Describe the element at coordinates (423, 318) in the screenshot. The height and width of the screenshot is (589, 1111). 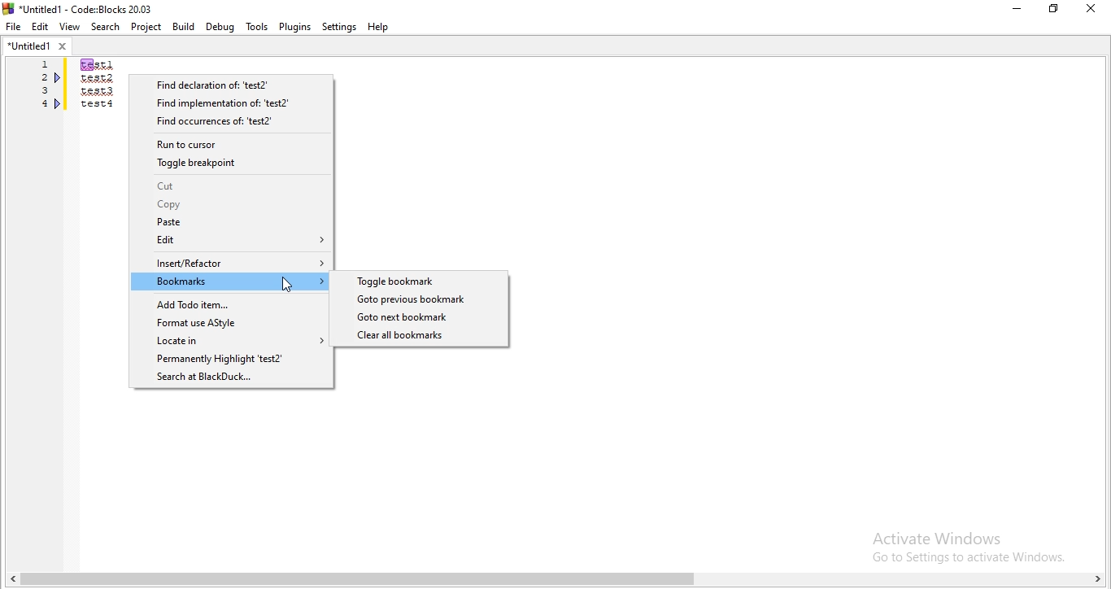
I see `Selected Goto txt bookmark` at that location.